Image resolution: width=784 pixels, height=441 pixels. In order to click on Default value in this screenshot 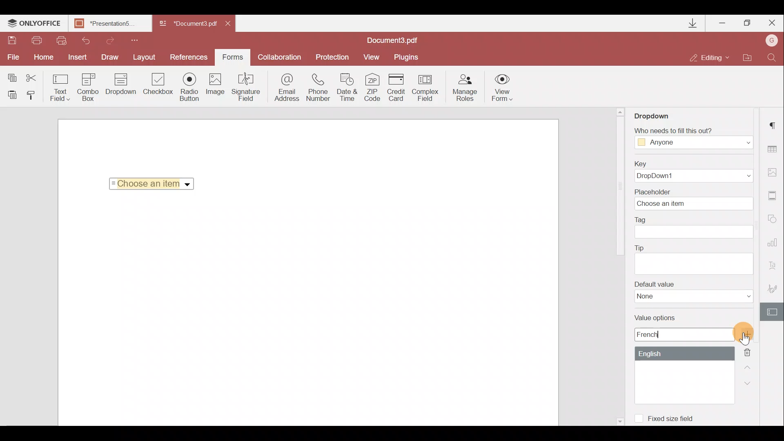, I will do `click(694, 292)`.